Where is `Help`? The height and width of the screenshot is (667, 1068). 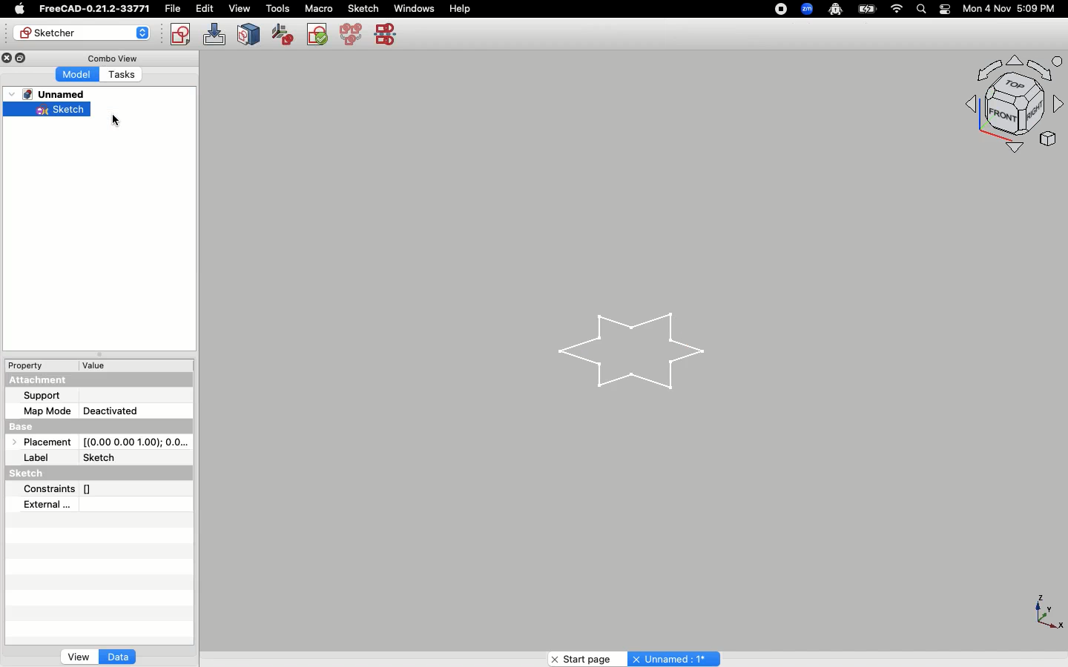 Help is located at coordinates (461, 7).